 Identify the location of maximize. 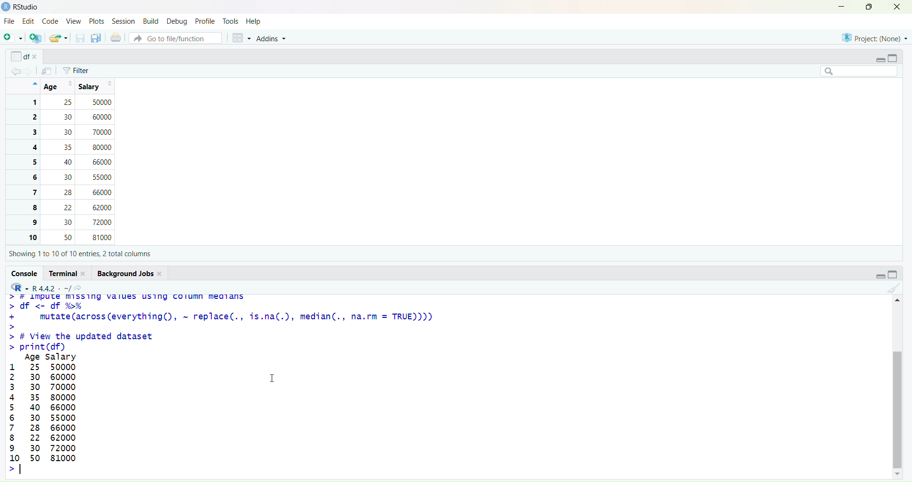
(865, 7).